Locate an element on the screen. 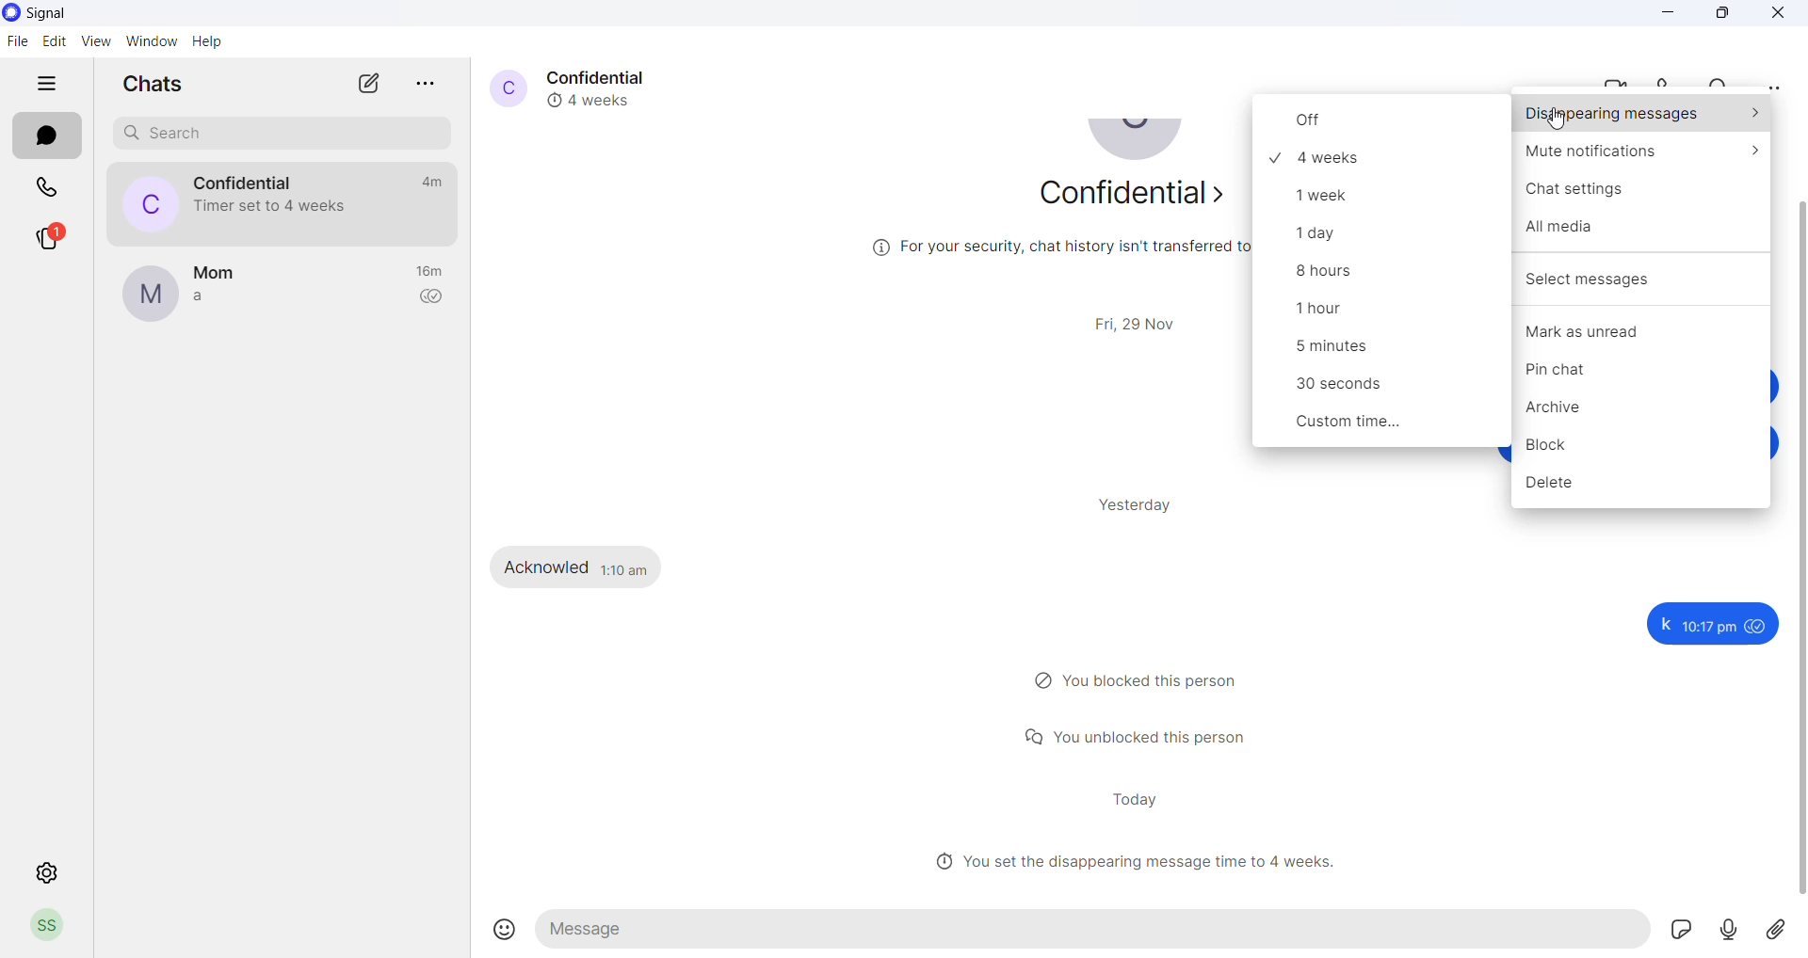 The width and height of the screenshot is (1808, 958). disable disappearing messages is located at coordinates (1383, 121).